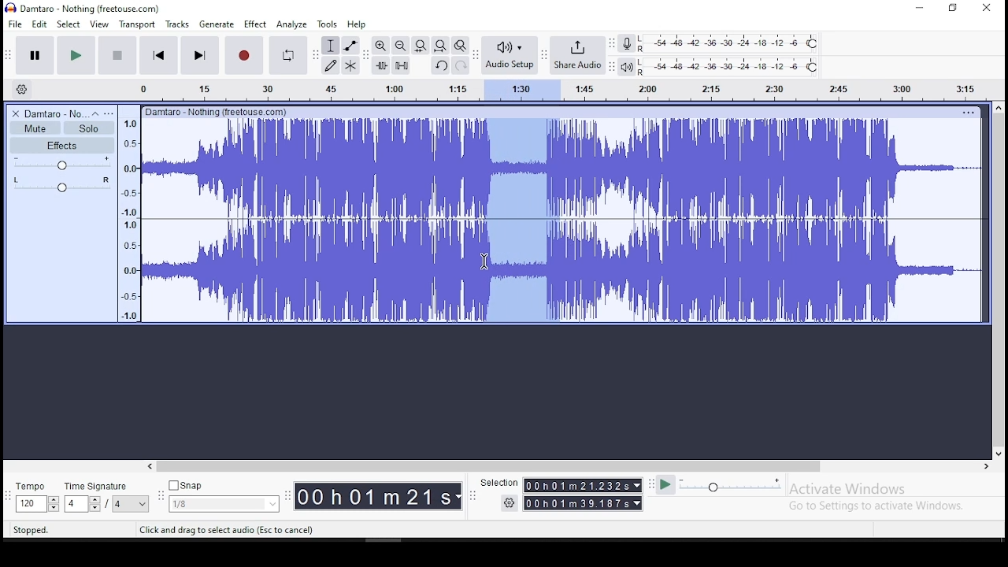 The height and width of the screenshot is (567, 1008). What do you see at coordinates (366, 54) in the screenshot?
I see `` at bounding box center [366, 54].